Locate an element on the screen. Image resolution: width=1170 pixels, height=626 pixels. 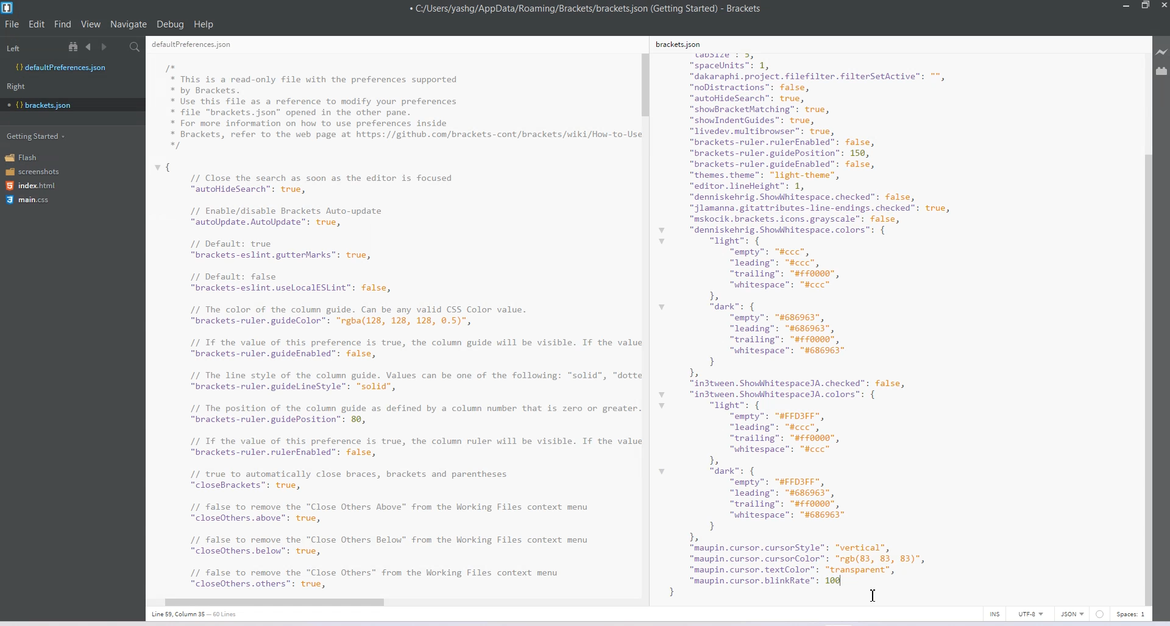
Horizontal Scroll Bar is located at coordinates (388, 600).